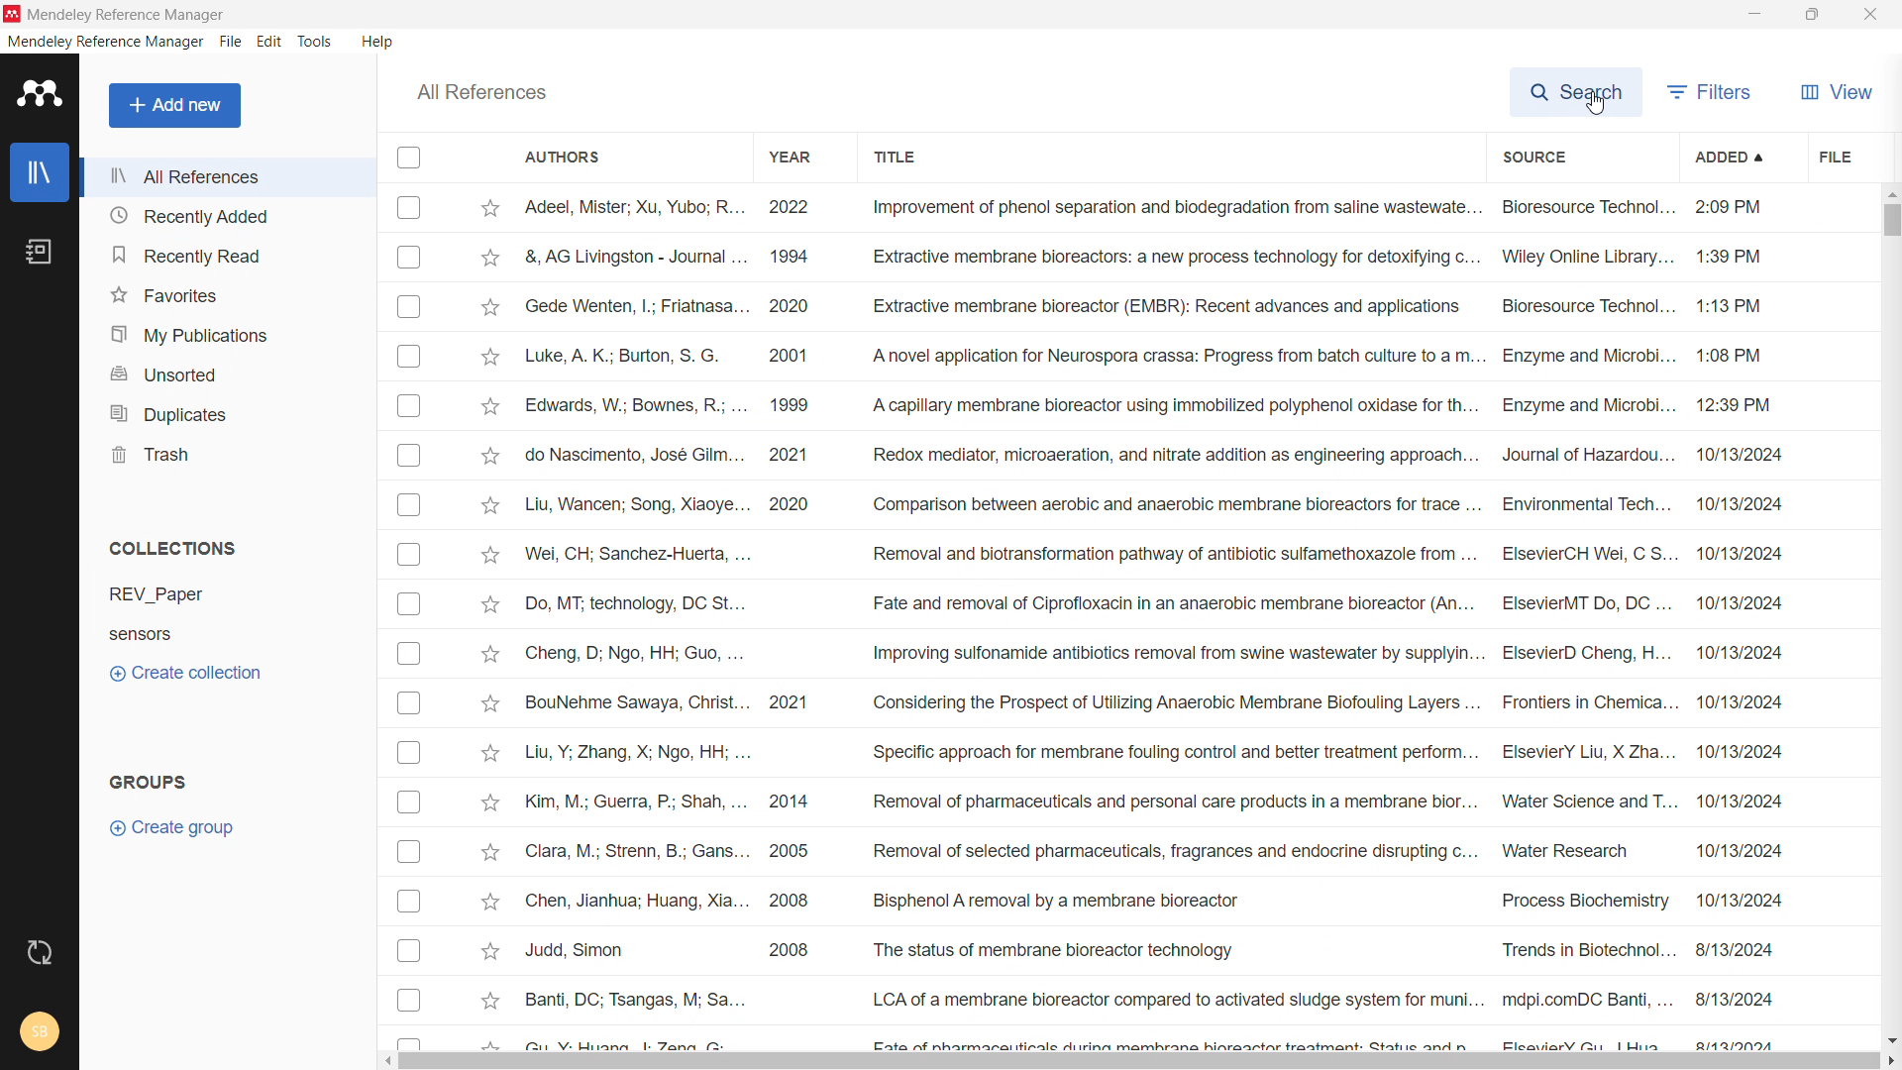 Image resolution: width=1902 pixels, height=1070 pixels. Describe the element at coordinates (1592, 107) in the screenshot. I see `cursor` at that location.